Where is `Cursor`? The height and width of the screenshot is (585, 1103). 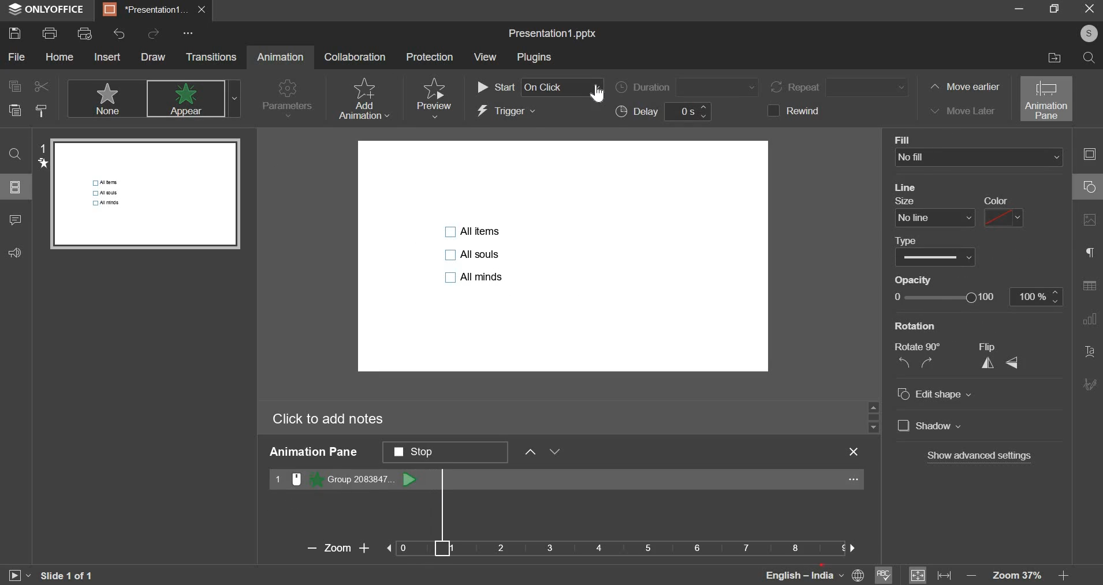
Cursor is located at coordinates (595, 95).